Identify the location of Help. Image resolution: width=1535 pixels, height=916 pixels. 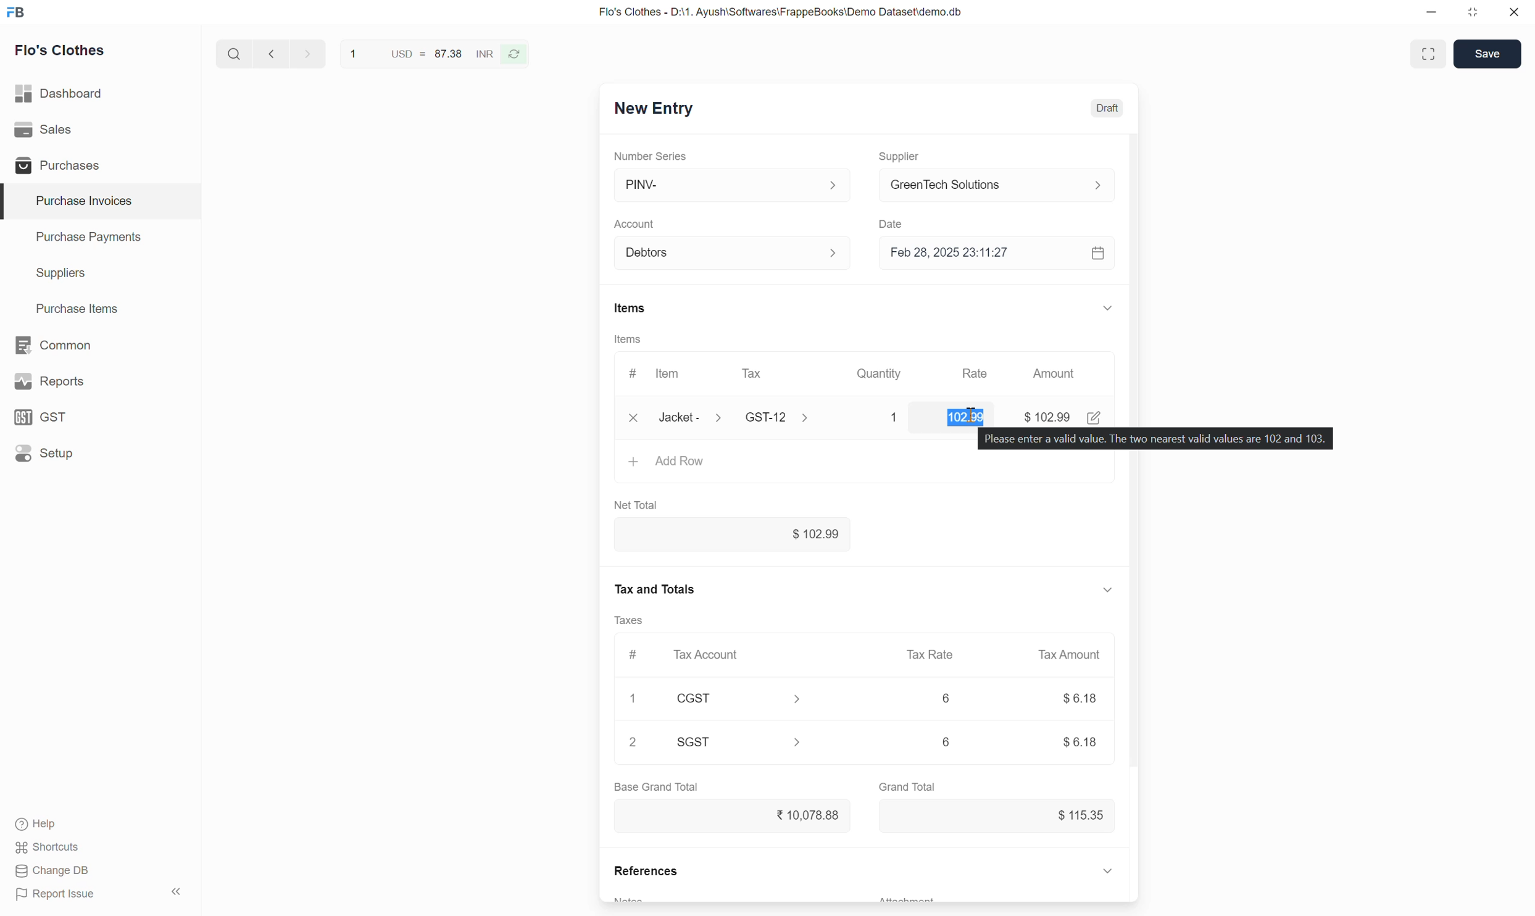
(39, 824).